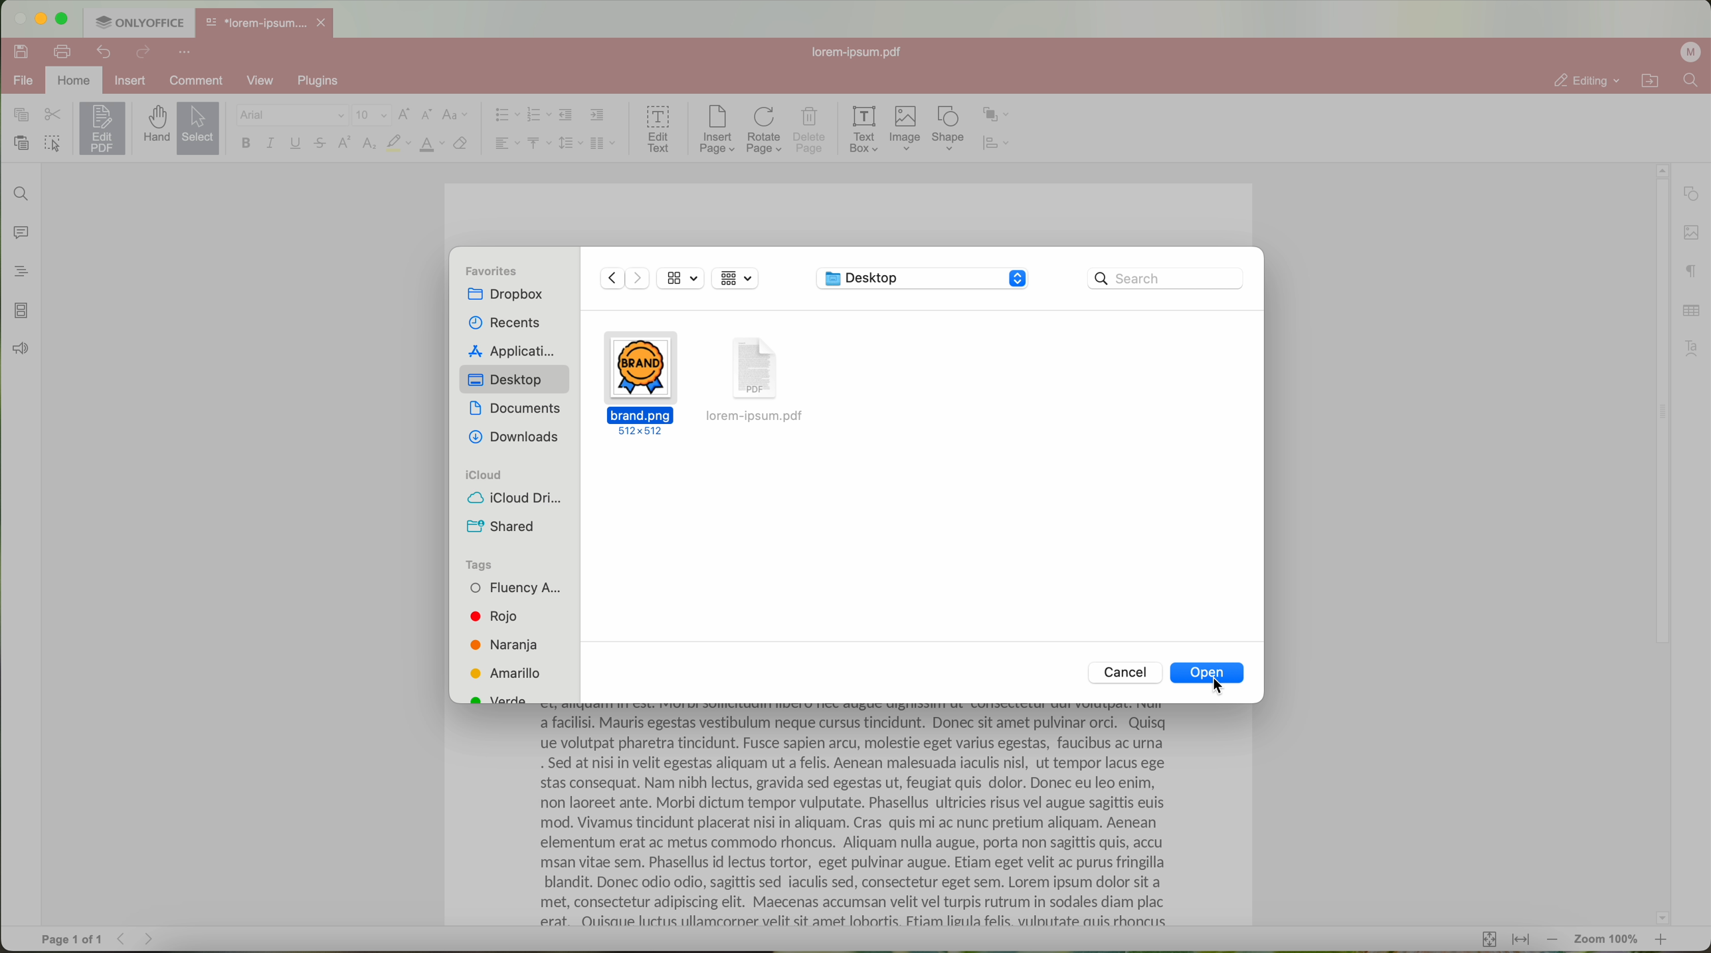 The height and width of the screenshot is (953, 1711). I want to click on Forward, so click(153, 938).